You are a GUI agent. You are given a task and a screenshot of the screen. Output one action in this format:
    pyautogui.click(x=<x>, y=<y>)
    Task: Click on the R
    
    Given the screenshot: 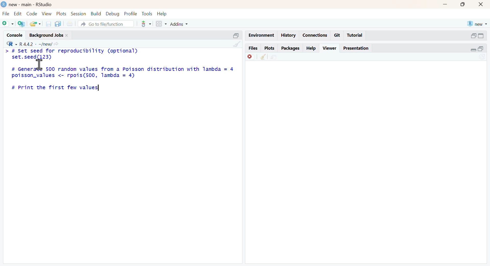 What is the action you would take?
    pyautogui.click(x=12, y=43)
    